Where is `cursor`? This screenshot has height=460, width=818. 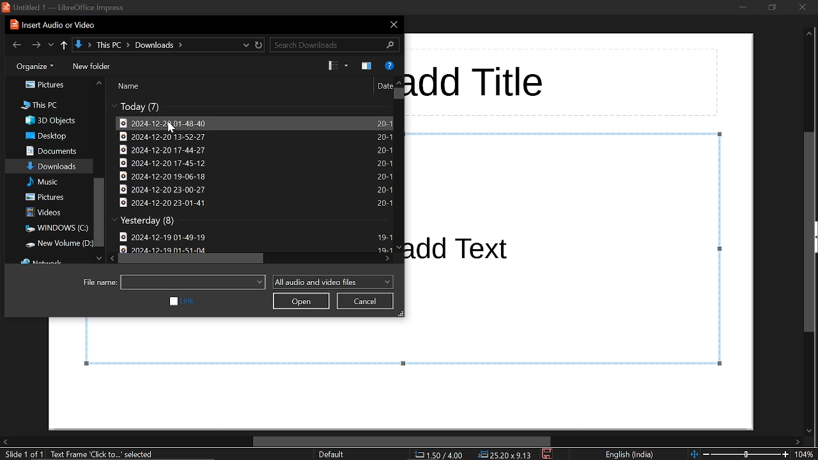 cursor is located at coordinates (171, 130).